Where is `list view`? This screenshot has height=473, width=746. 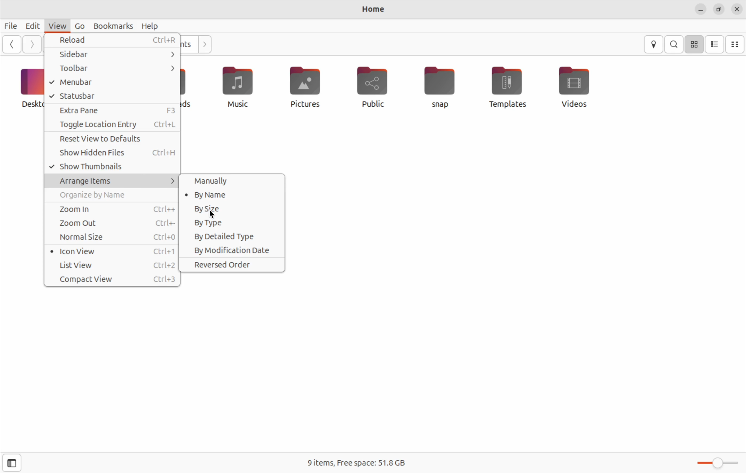 list view is located at coordinates (714, 45).